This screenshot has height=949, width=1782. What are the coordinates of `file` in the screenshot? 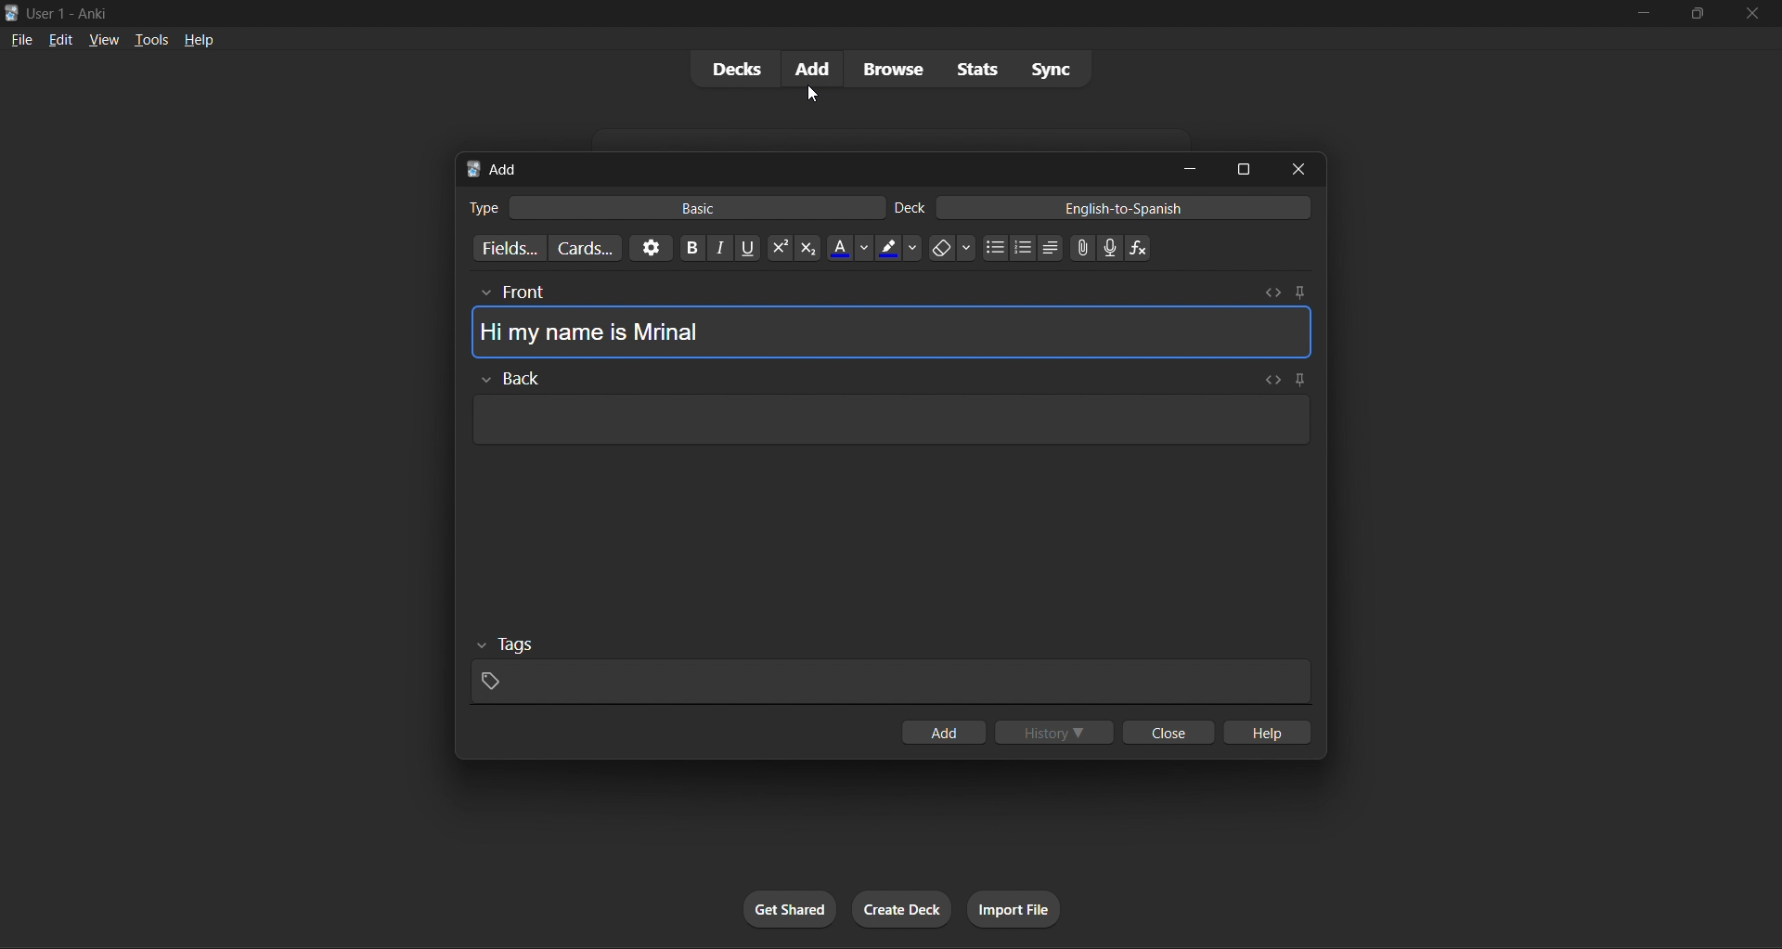 It's located at (20, 37).